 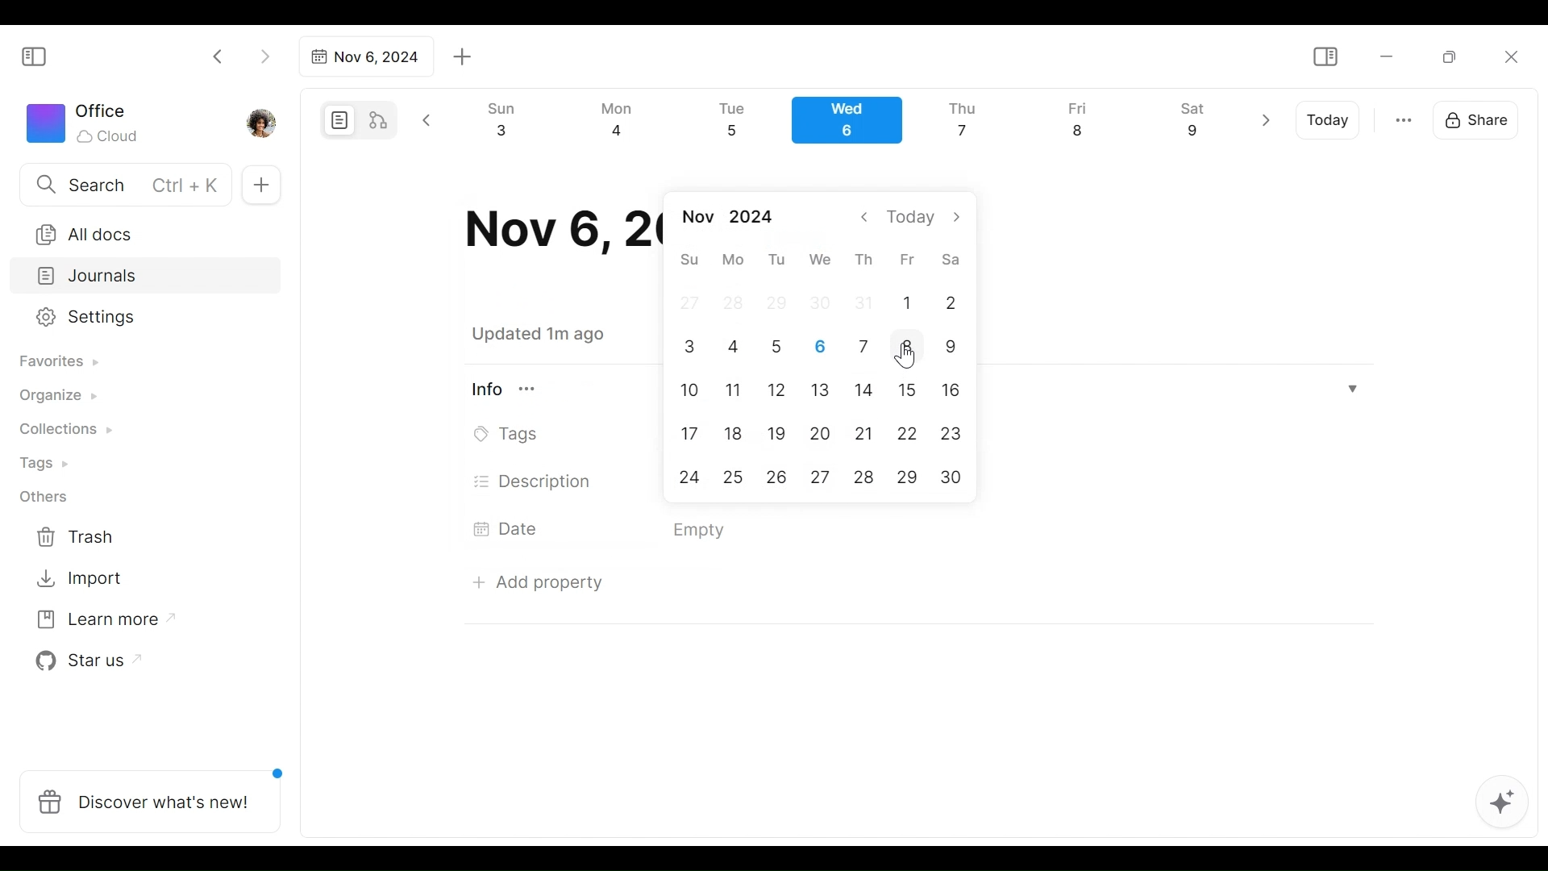 I want to click on Edgeless mode, so click(x=380, y=119).